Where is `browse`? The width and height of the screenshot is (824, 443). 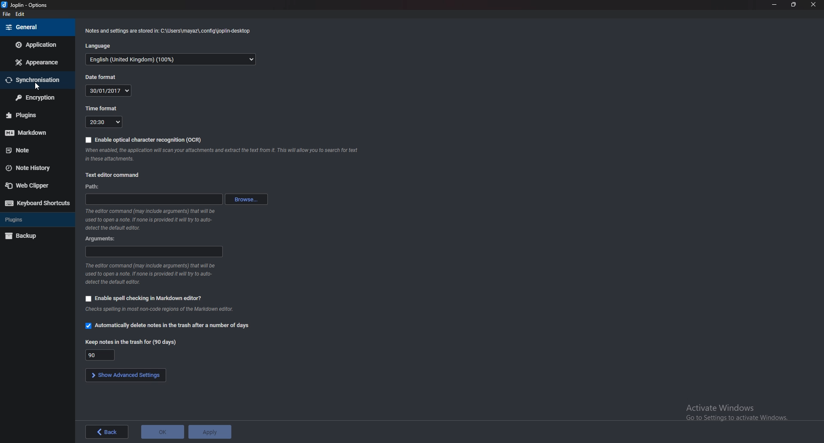
browse is located at coordinates (246, 200).